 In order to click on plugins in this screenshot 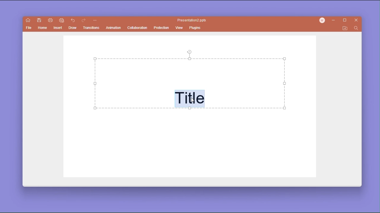, I will do `click(196, 28)`.